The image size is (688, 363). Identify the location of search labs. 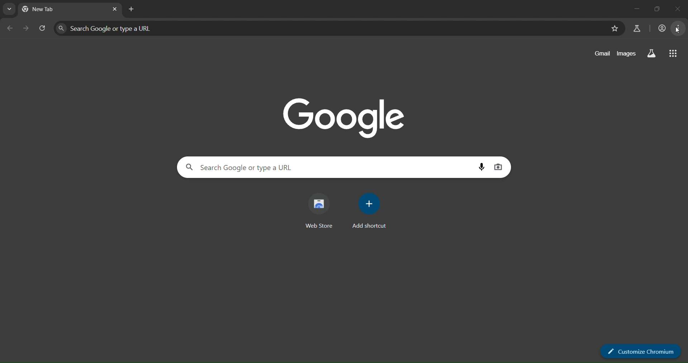
(638, 29).